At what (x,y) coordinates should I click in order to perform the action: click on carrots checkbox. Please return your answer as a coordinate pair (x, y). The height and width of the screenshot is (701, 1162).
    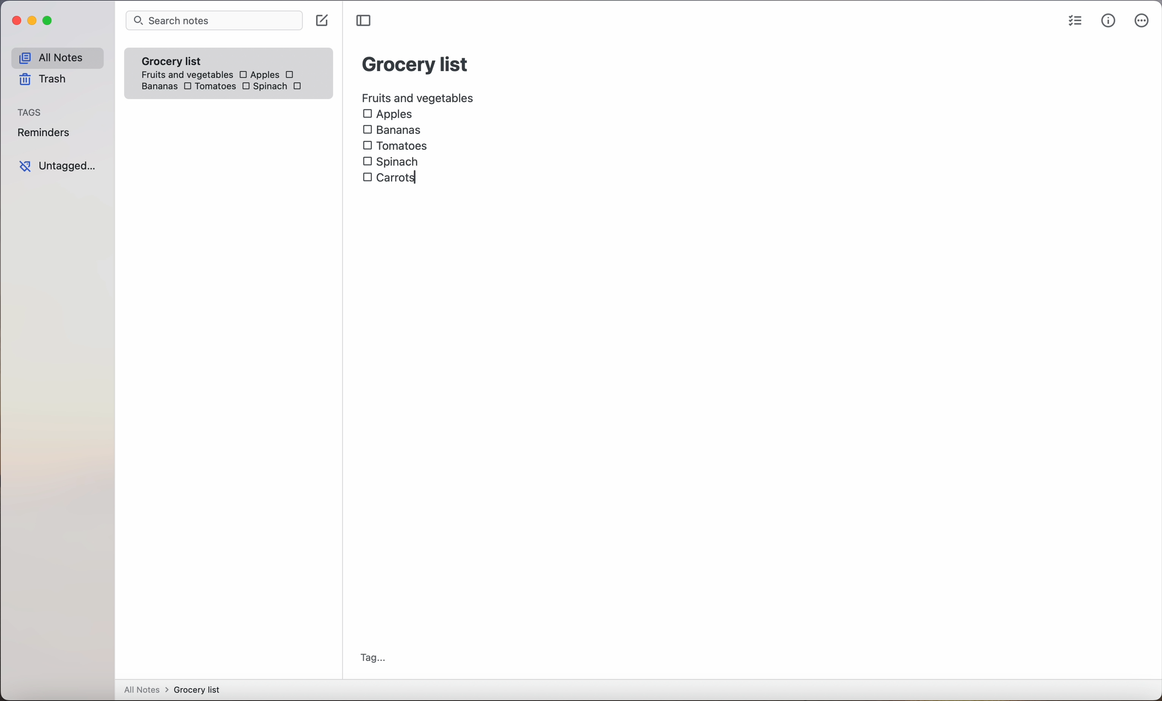
    Looking at the image, I should click on (392, 179).